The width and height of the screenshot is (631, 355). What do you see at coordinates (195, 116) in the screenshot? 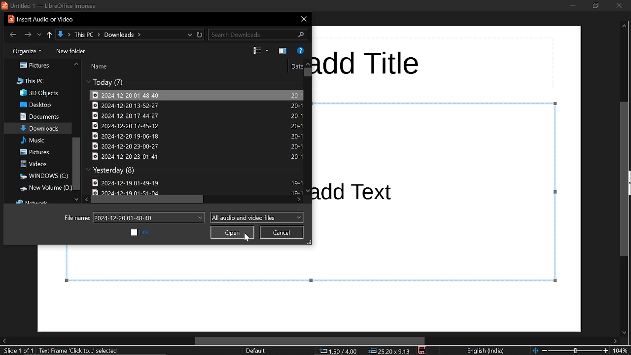
I see `file titled "2024-12-20 17-44-27"` at bounding box center [195, 116].